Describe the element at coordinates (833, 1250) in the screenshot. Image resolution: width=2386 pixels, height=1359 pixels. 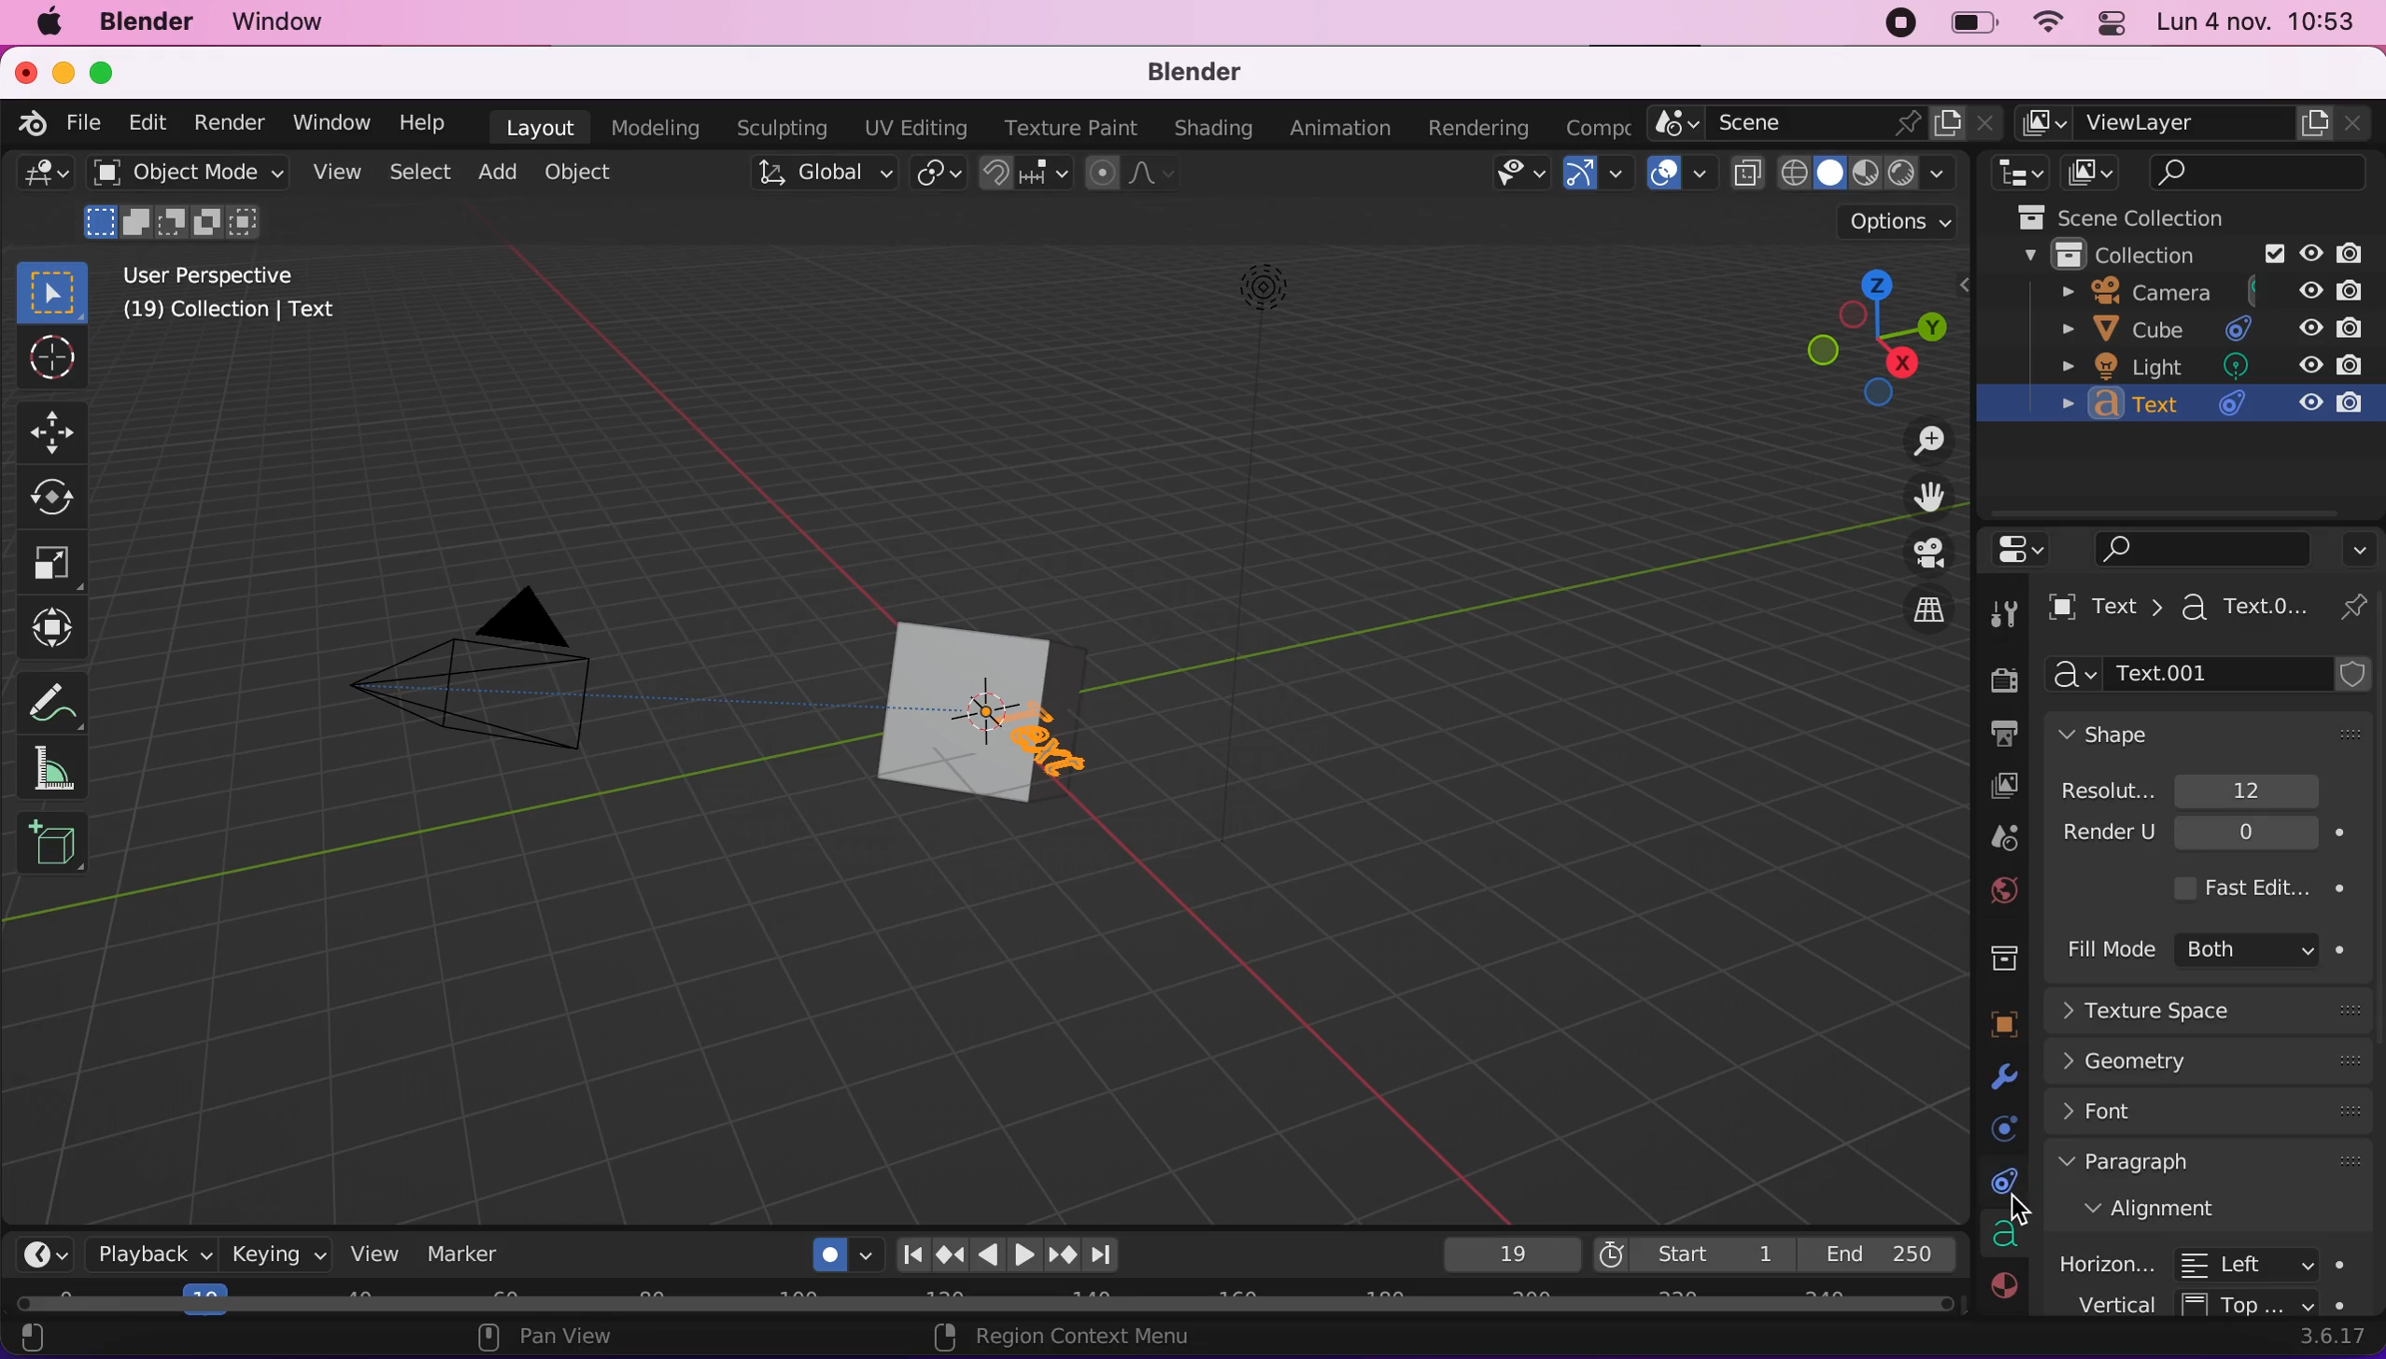
I see `auto keying` at that location.